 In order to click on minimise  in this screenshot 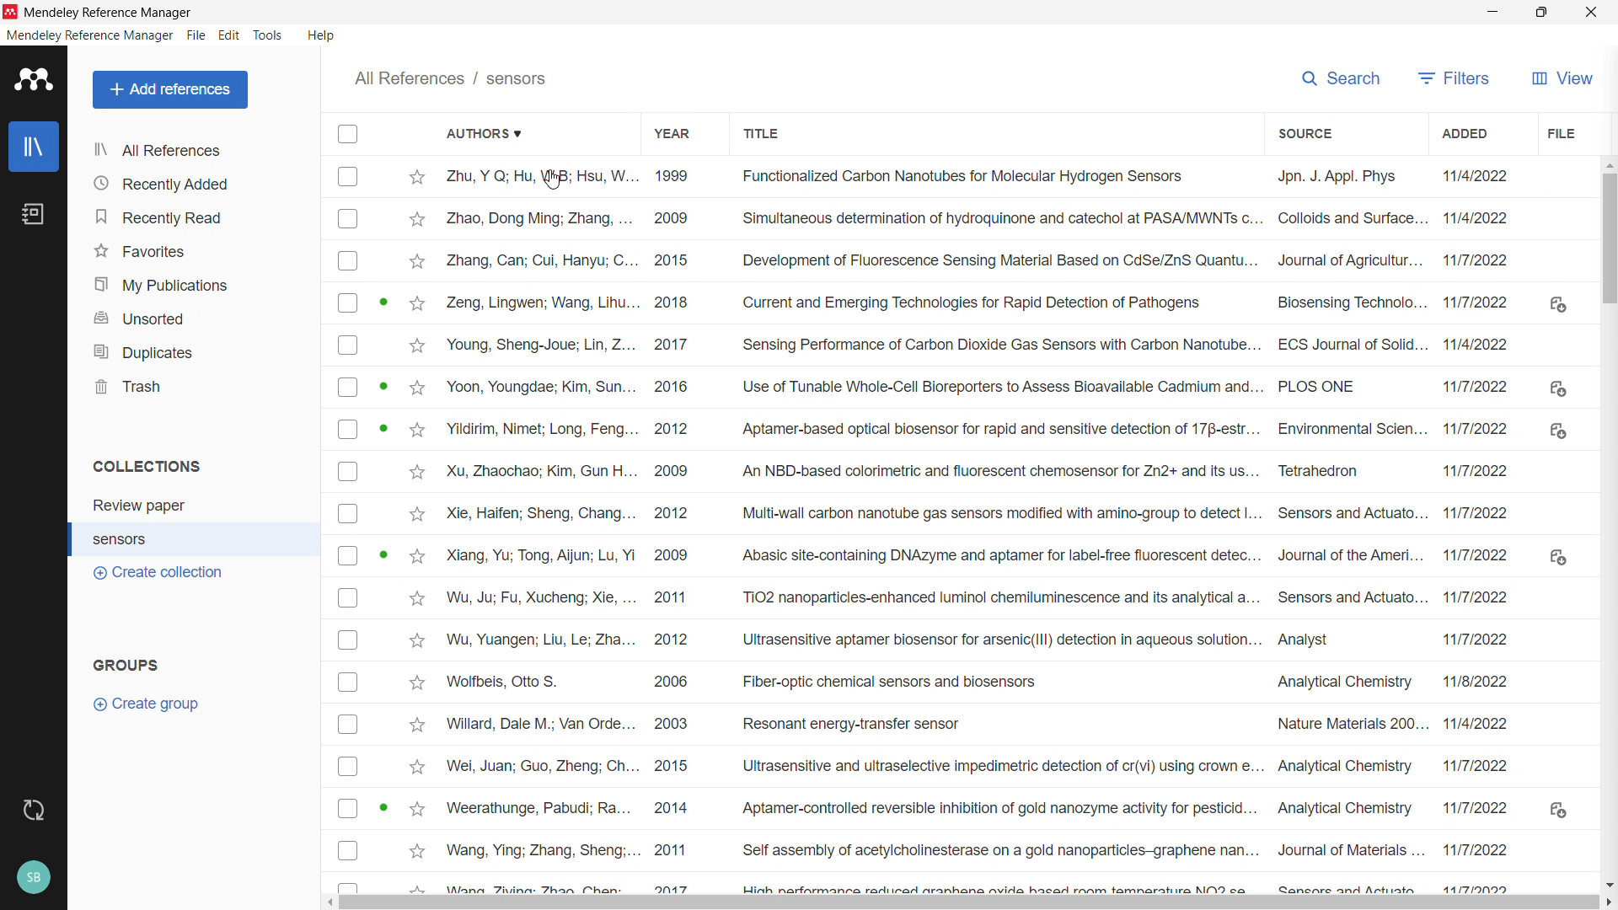, I will do `click(1489, 13)`.